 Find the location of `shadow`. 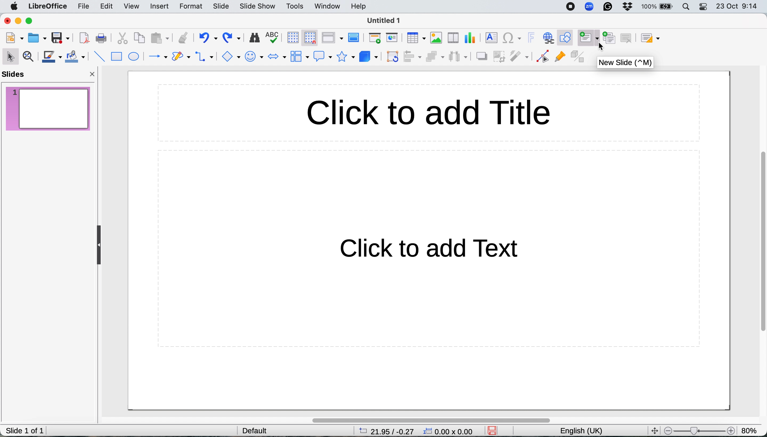

shadow is located at coordinates (481, 56).